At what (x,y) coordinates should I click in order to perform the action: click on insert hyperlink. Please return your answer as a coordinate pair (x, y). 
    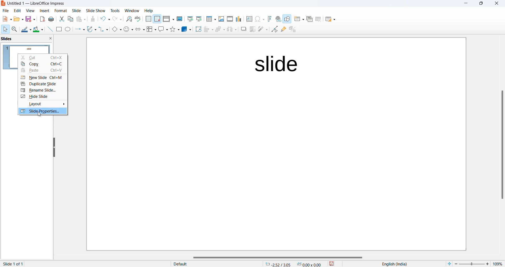
    Looking at the image, I should click on (278, 19).